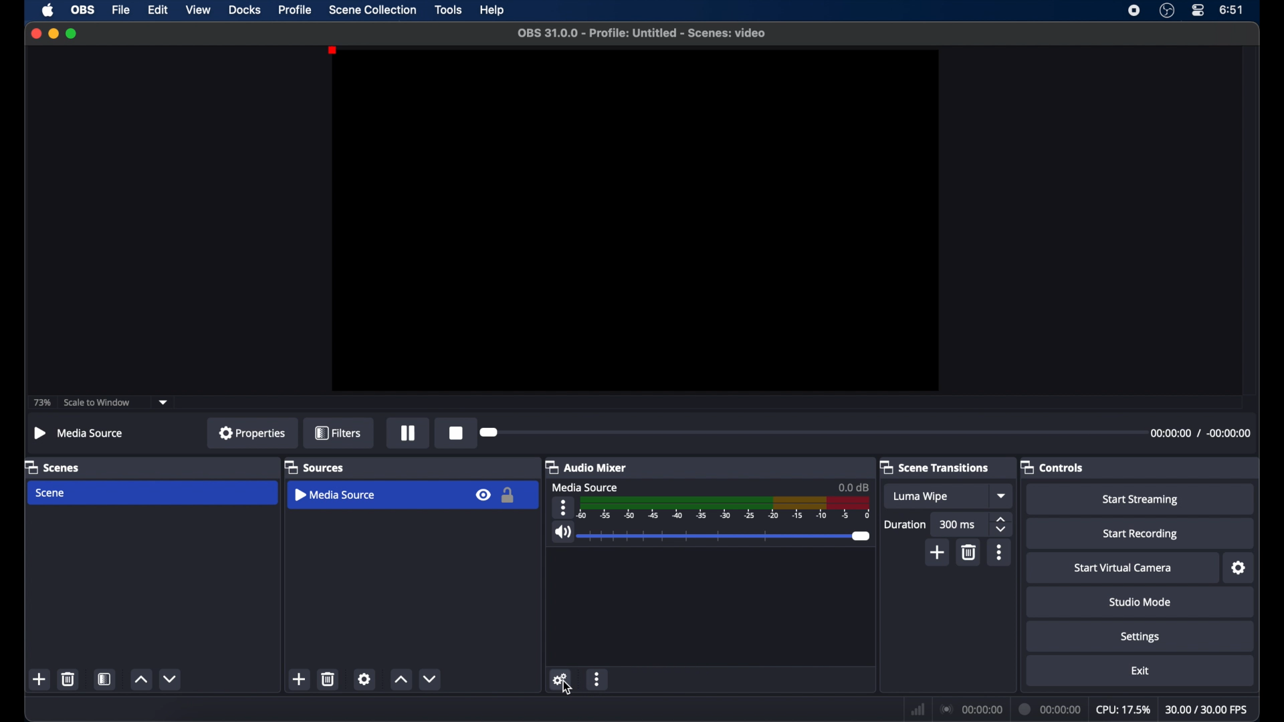  What do you see at coordinates (1141, 637) in the screenshot?
I see `settings` at bounding box center [1141, 637].